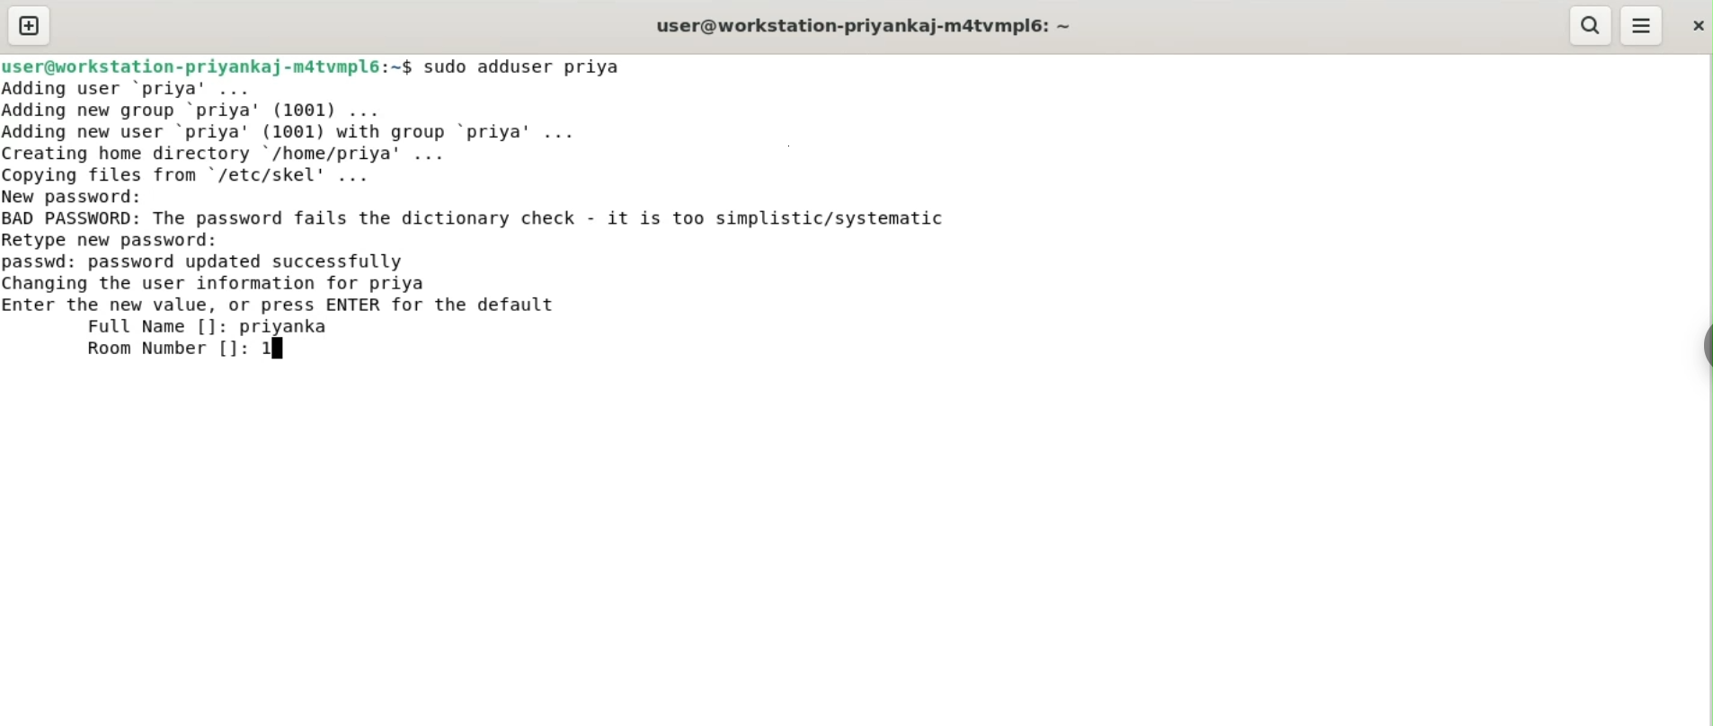 The image size is (1713, 726). What do you see at coordinates (1588, 25) in the screenshot?
I see `search` at bounding box center [1588, 25].